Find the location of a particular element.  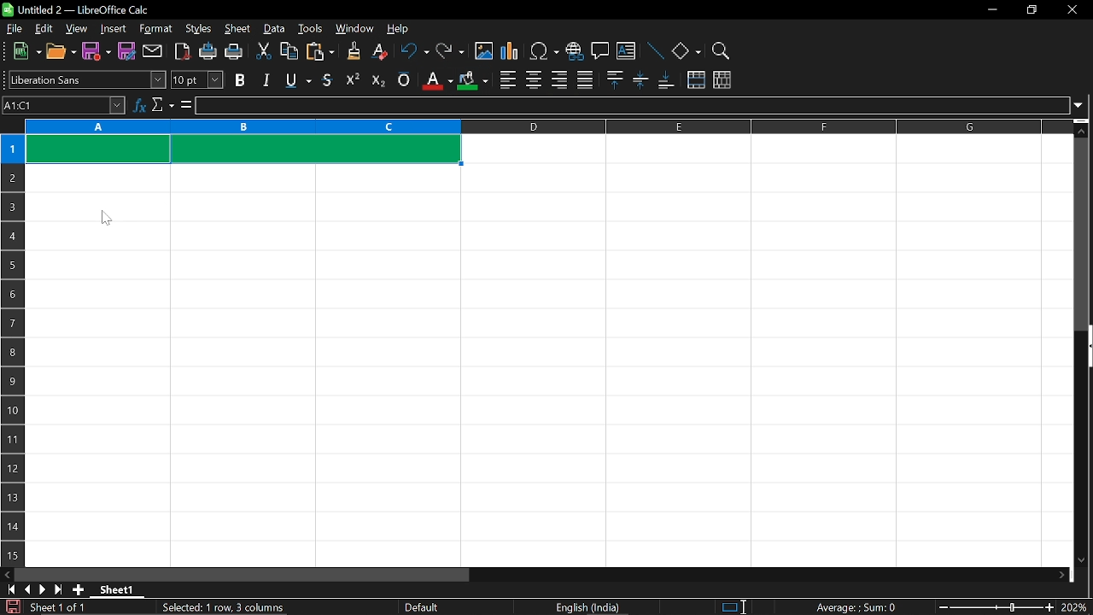

print is located at coordinates (235, 52).